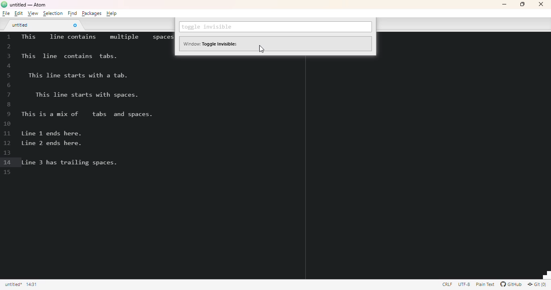 The image size is (551, 290). Describe the element at coordinates (486, 284) in the screenshot. I see `file uses the plain text grammar` at that location.